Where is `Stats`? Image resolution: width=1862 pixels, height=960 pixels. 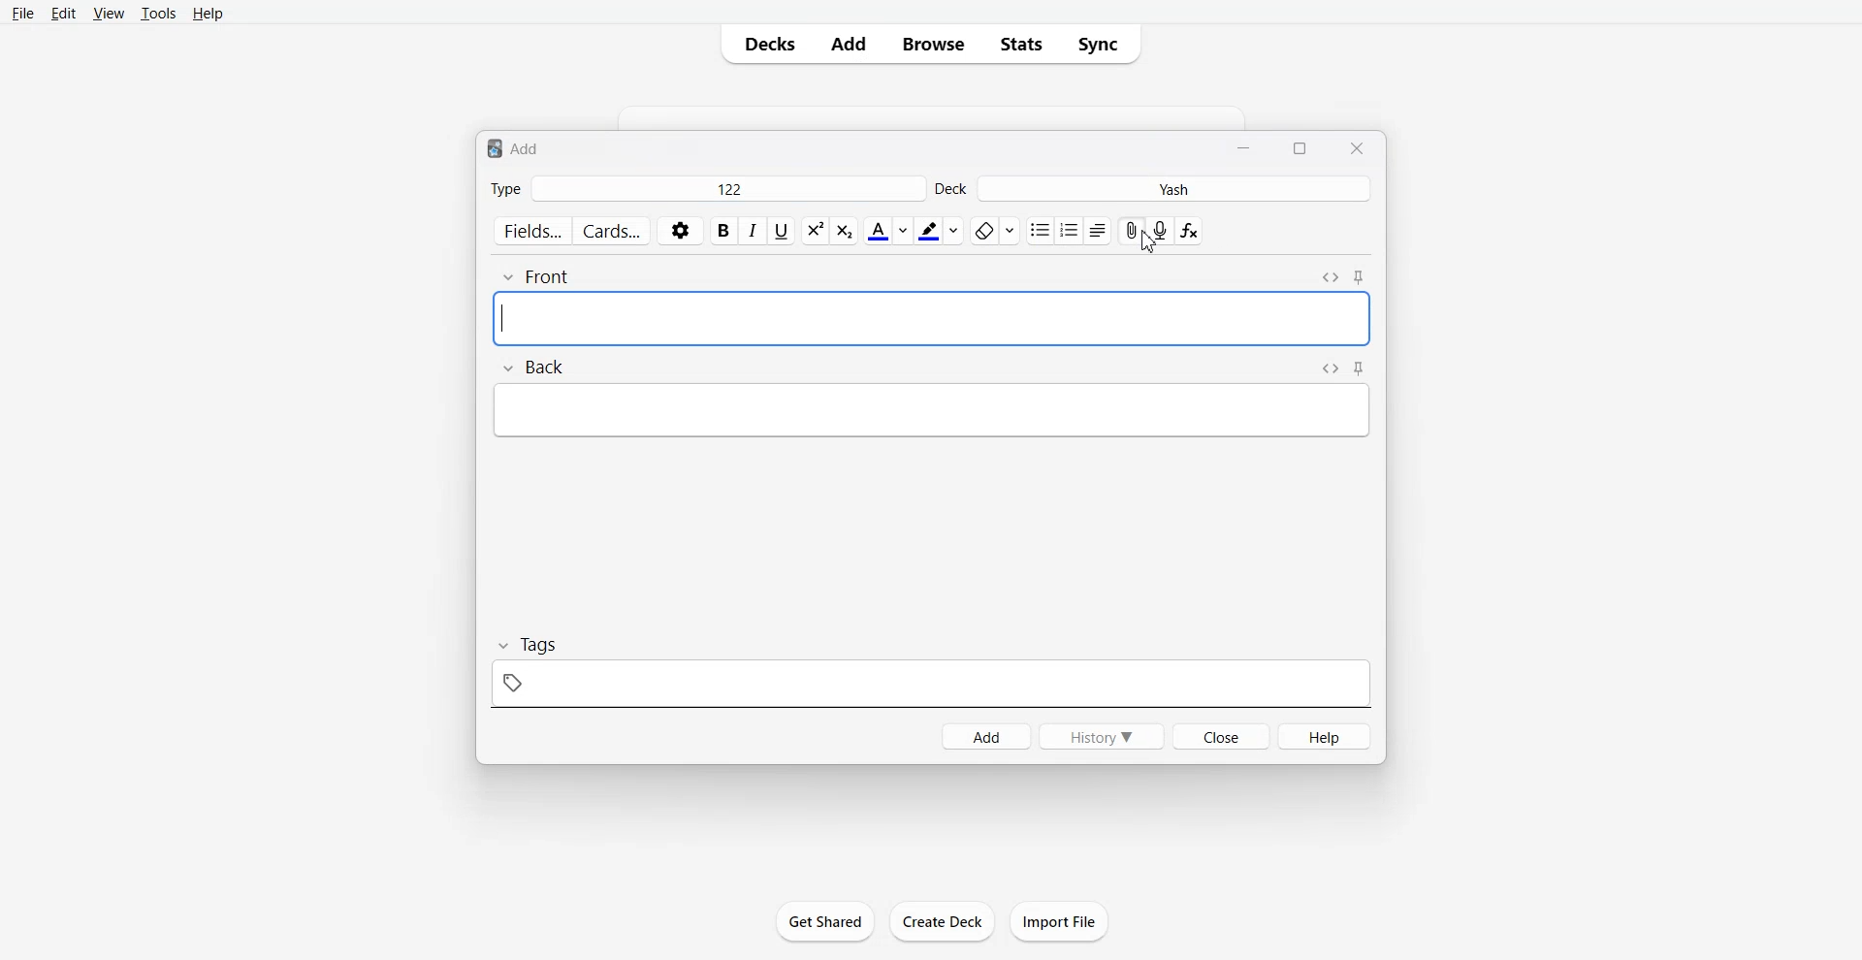
Stats is located at coordinates (1023, 44).